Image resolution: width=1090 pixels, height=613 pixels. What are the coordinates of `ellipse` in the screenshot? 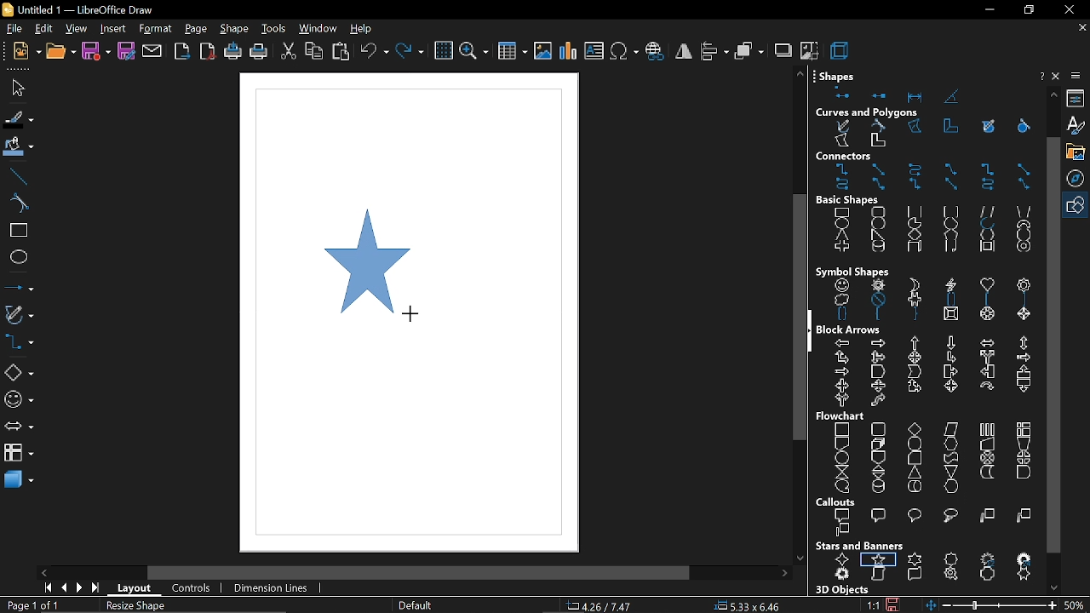 It's located at (18, 260).